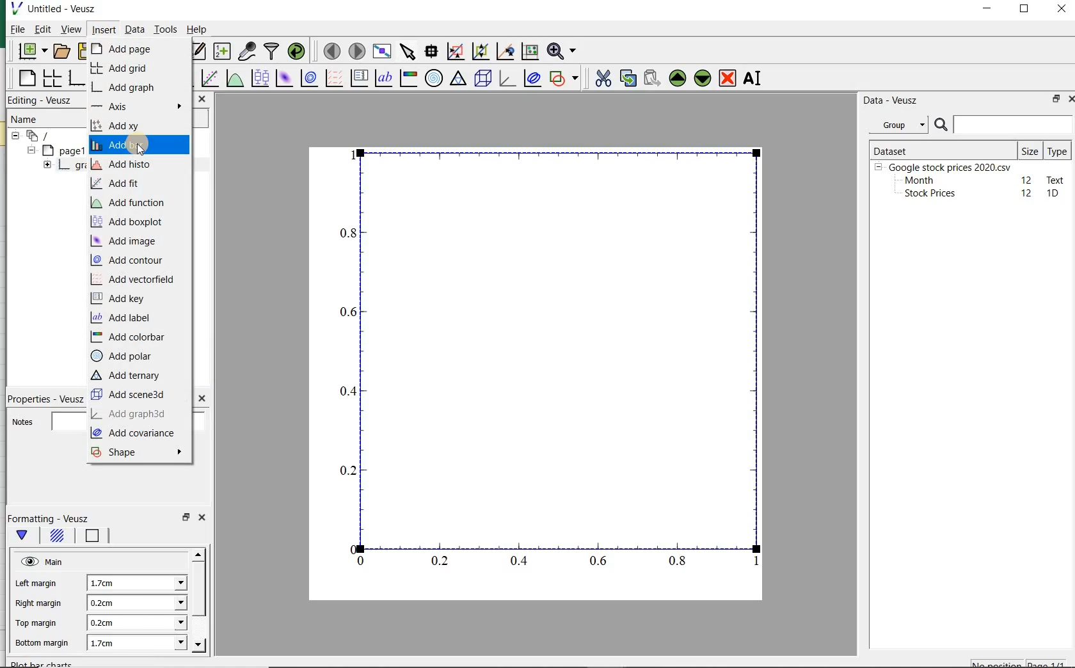 The height and width of the screenshot is (668, 1075). What do you see at coordinates (97, 536) in the screenshot?
I see `border` at bounding box center [97, 536].